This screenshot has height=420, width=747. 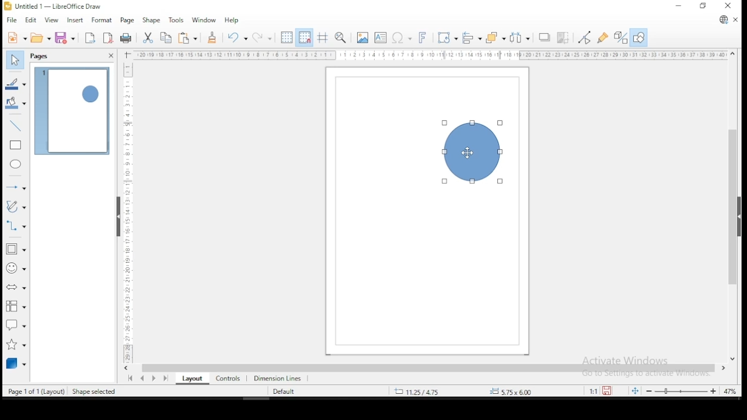 What do you see at coordinates (735, 19) in the screenshot?
I see `close document` at bounding box center [735, 19].